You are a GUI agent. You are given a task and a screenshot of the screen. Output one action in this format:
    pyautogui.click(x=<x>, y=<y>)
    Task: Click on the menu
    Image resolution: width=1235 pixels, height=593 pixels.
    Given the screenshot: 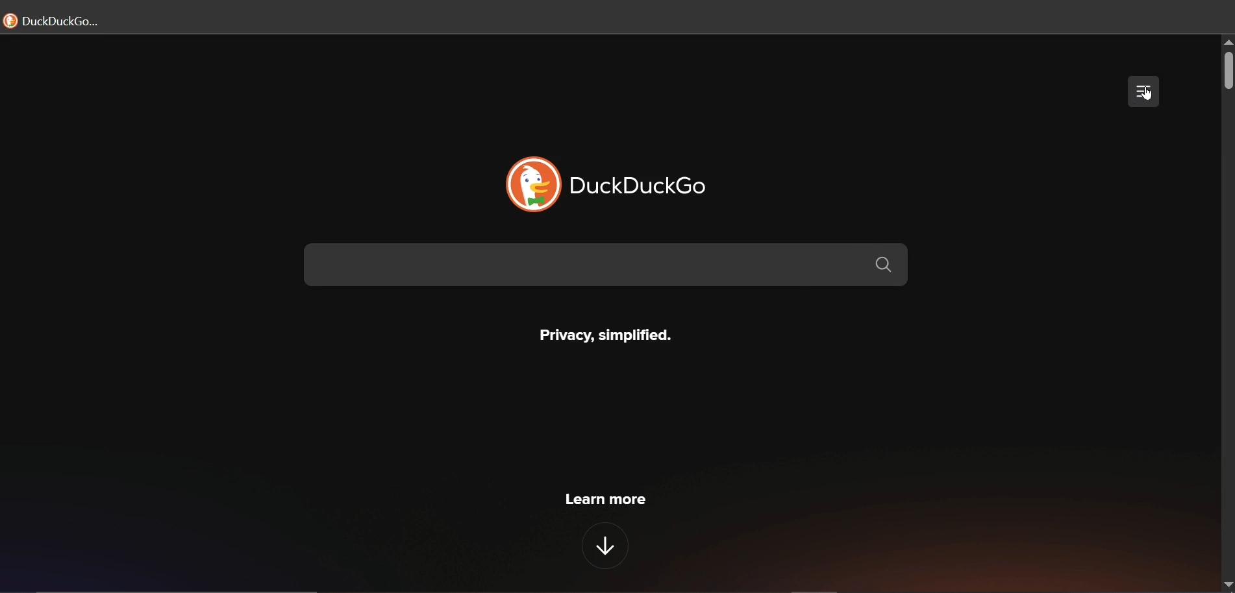 What is the action you would take?
    pyautogui.click(x=1138, y=88)
    